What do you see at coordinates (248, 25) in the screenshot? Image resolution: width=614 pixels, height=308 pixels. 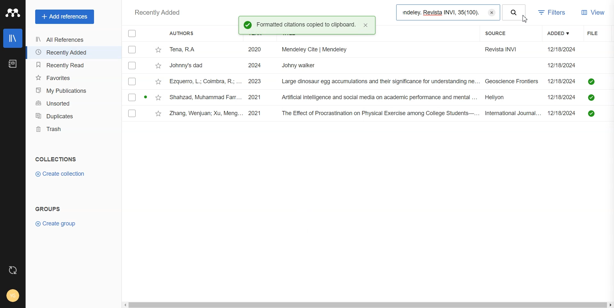 I see `Success ` at bounding box center [248, 25].